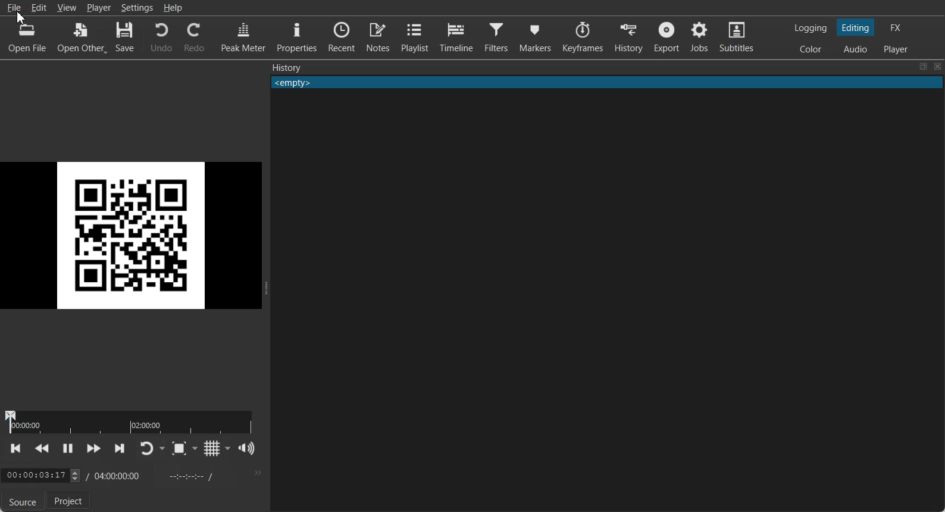 The height and width of the screenshot is (512, 945). What do you see at coordinates (42, 449) in the screenshot?
I see `Play Quickly Backward` at bounding box center [42, 449].